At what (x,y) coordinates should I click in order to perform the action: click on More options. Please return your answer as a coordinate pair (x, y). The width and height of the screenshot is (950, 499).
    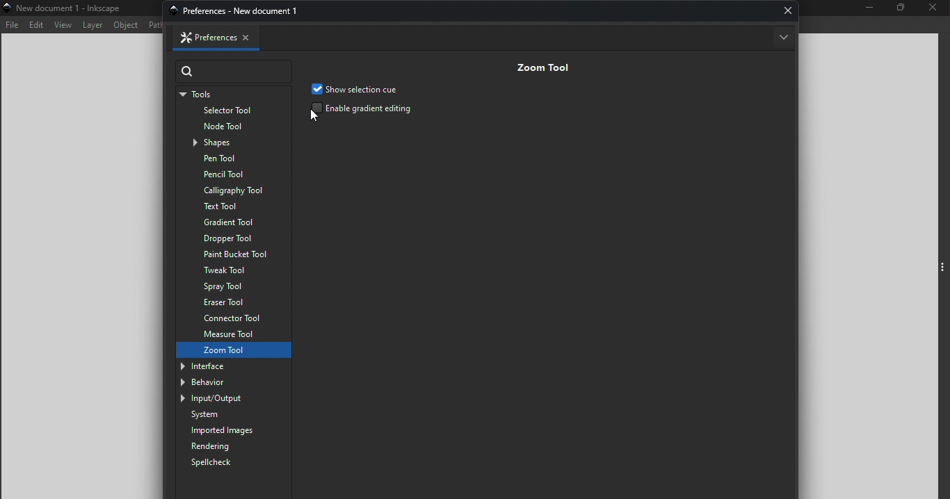
    Looking at the image, I should click on (784, 37).